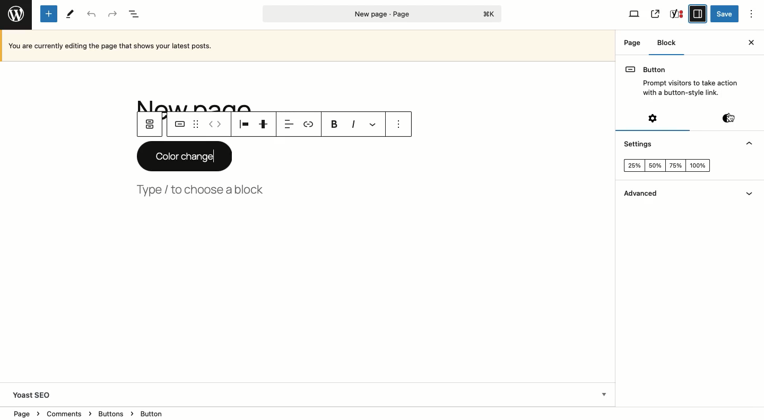 The height and width of the screenshot is (420, 764). Describe the element at coordinates (749, 144) in the screenshot. I see `Hide` at that location.